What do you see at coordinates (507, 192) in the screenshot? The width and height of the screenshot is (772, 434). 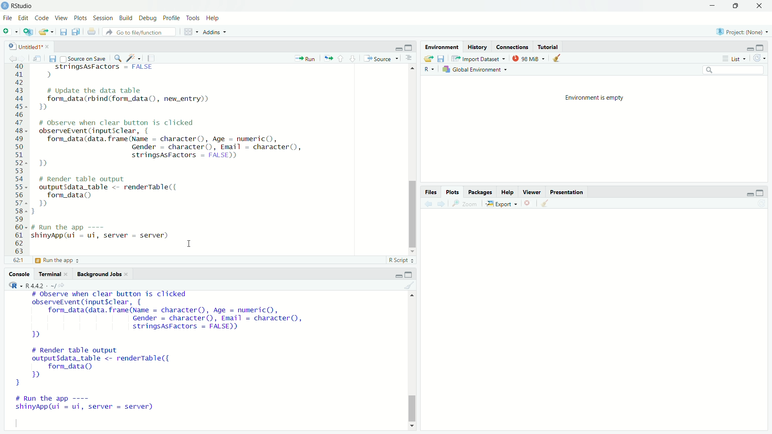 I see `help` at bounding box center [507, 192].